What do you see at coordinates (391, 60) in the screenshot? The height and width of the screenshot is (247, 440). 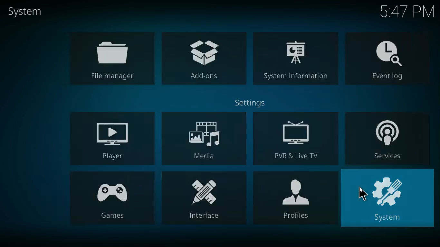 I see `event log` at bounding box center [391, 60].